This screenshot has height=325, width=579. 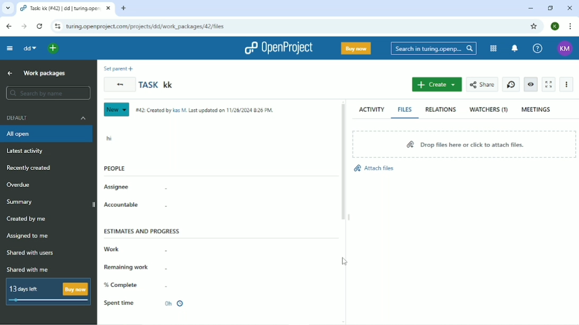 I want to click on Work, so click(x=111, y=248).